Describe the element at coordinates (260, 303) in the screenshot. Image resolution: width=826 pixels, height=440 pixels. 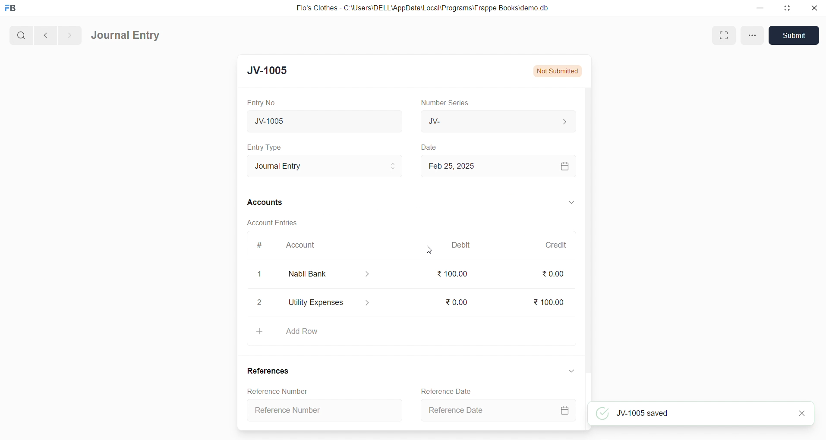
I see `2` at that location.